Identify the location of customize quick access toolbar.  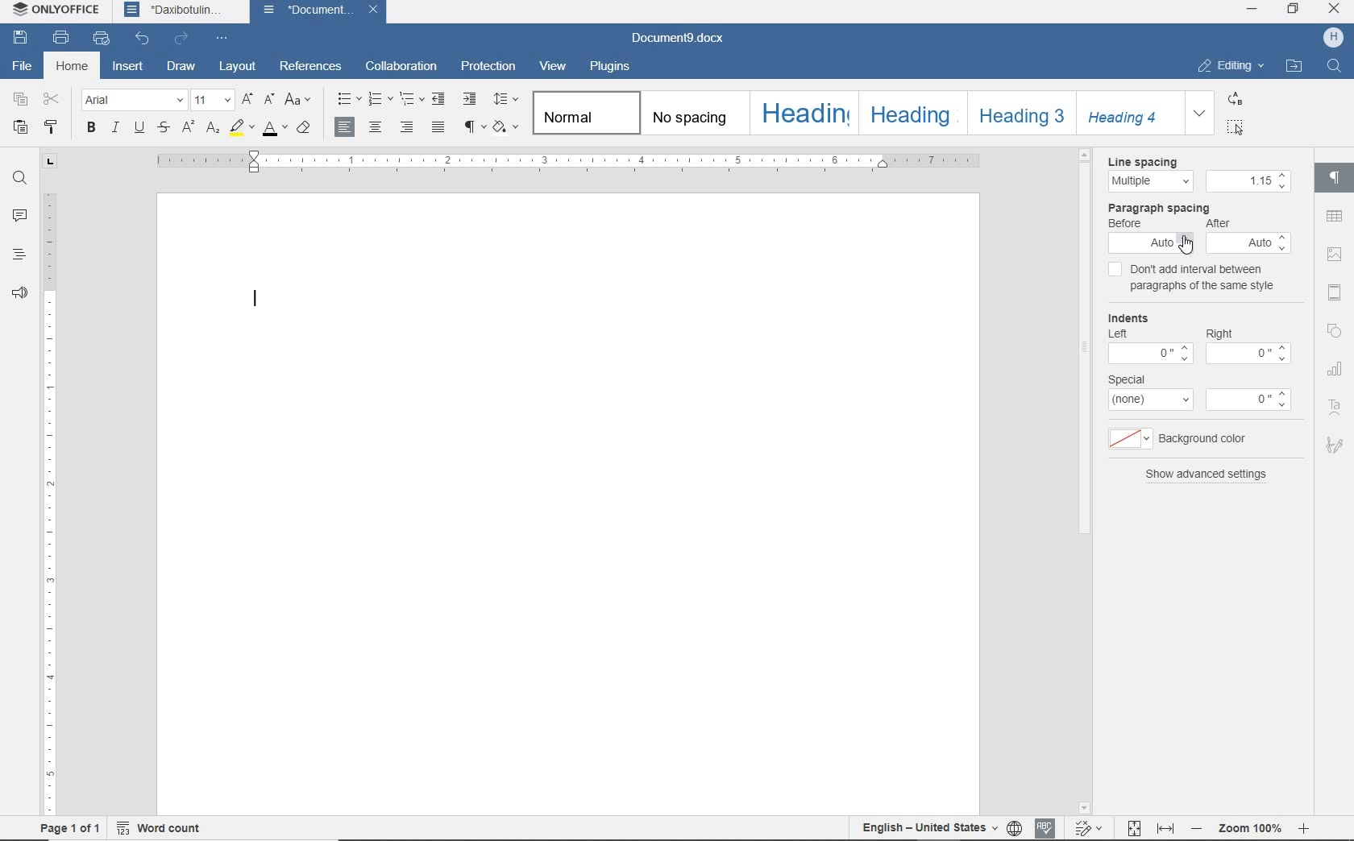
(223, 39).